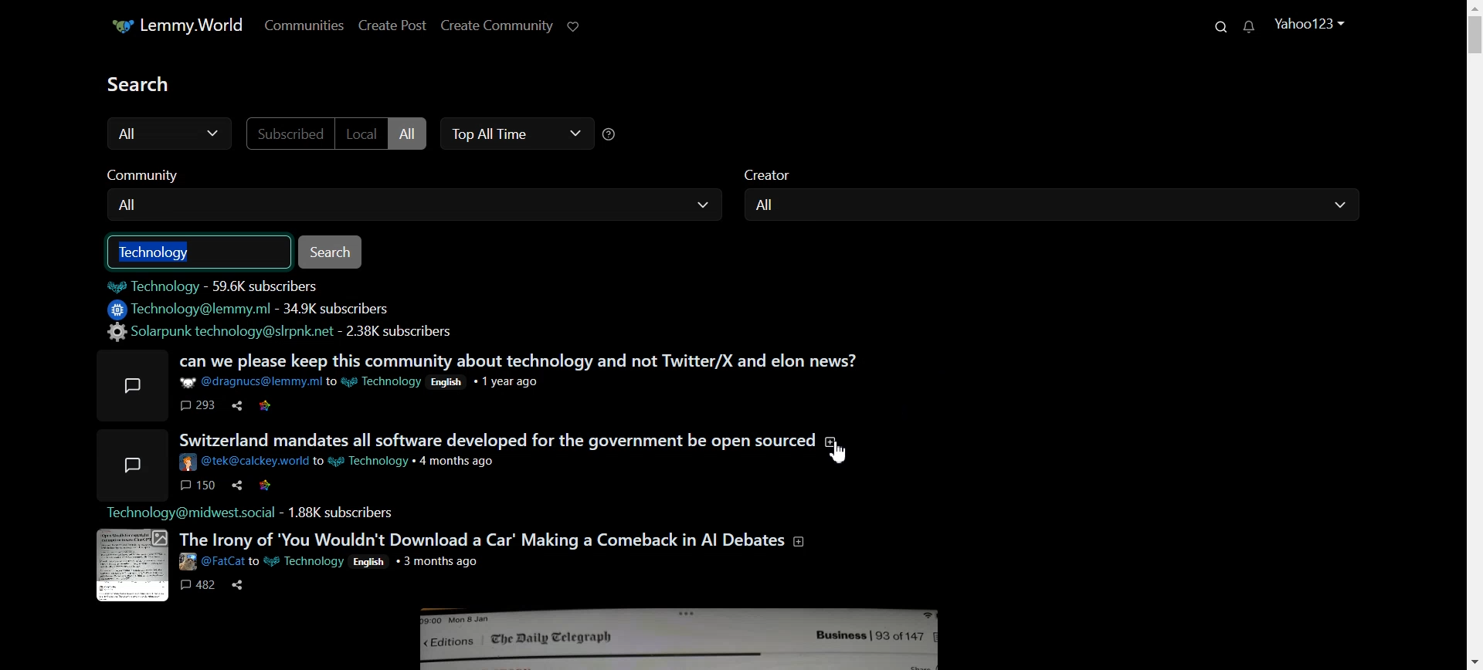 This screenshot has width=1483, height=670. Describe the element at coordinates (329, 562) in the screenshot. I see `Post details` at that location.